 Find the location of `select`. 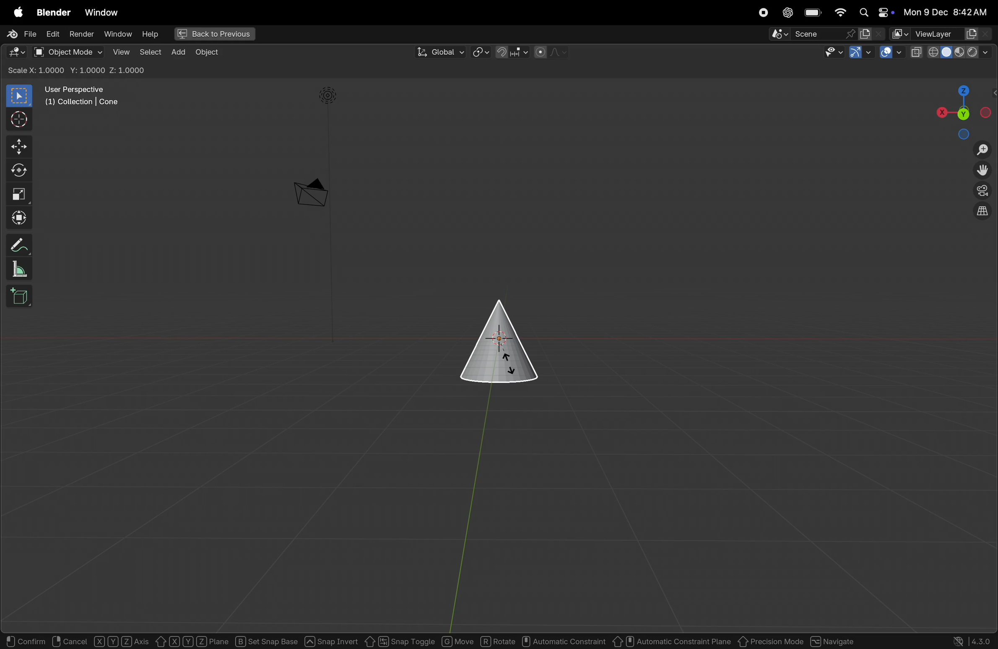

select is located at coordinates (151, 53).